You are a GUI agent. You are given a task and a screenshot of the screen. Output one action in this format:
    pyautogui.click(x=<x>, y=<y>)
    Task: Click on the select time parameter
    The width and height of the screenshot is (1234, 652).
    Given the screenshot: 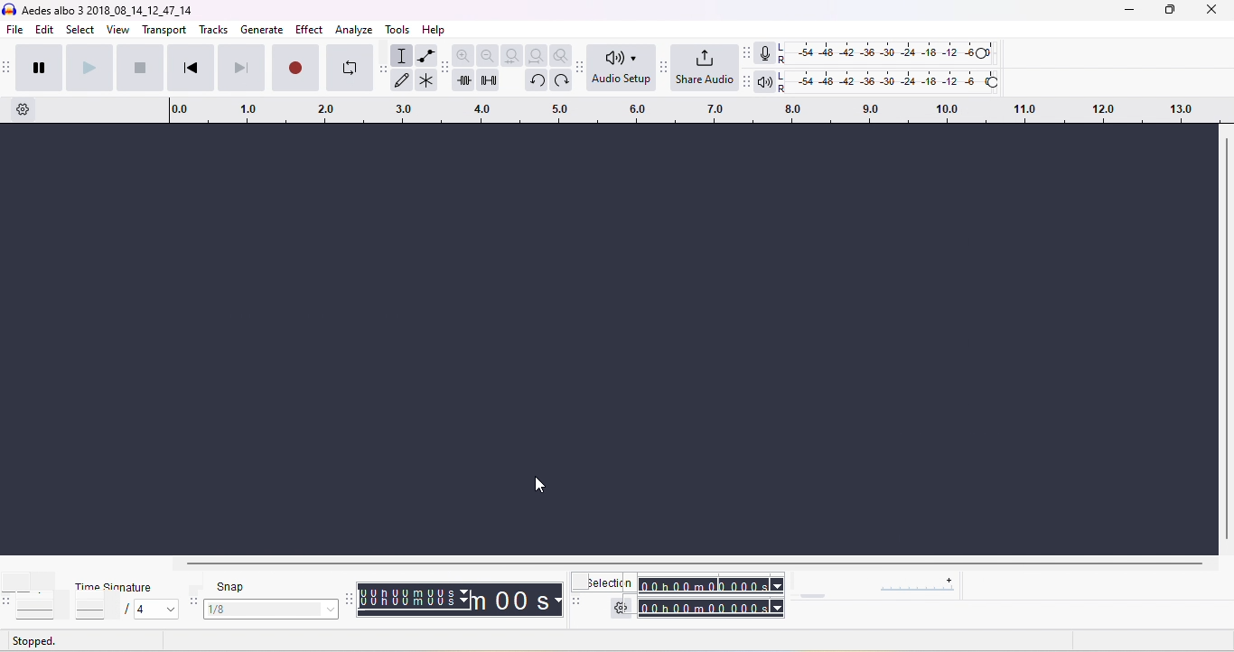 What is the action you would take?
    pyautogui.click(x=777, y=586)
    